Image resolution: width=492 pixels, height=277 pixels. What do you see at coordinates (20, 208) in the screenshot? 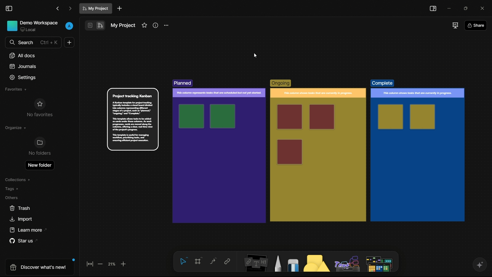
I see `trash` at bounding box center [20, 208].